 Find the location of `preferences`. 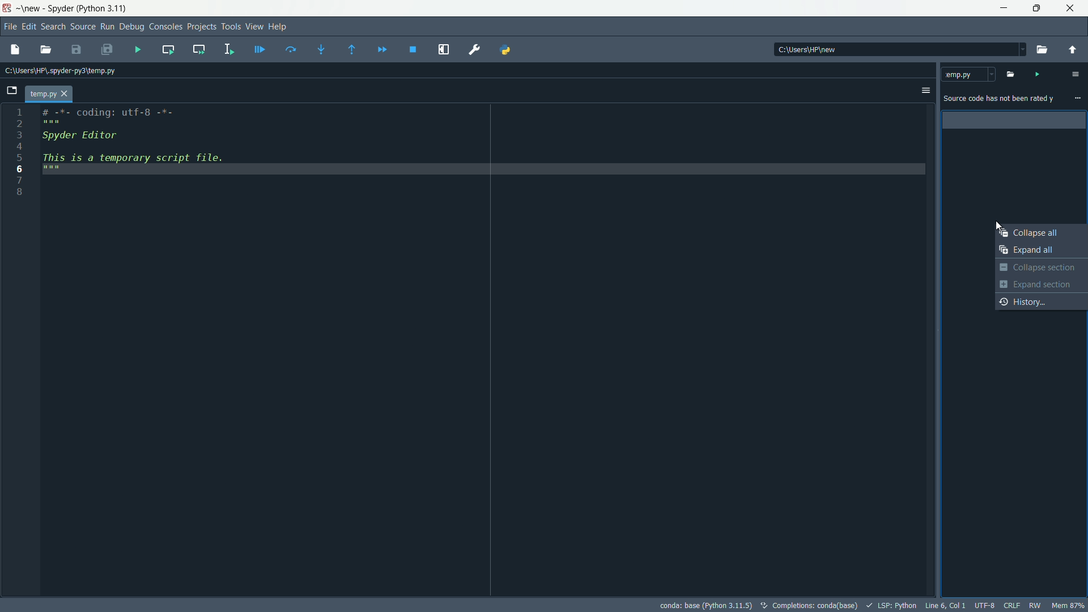

preferences is located at coordinates (477, 50).